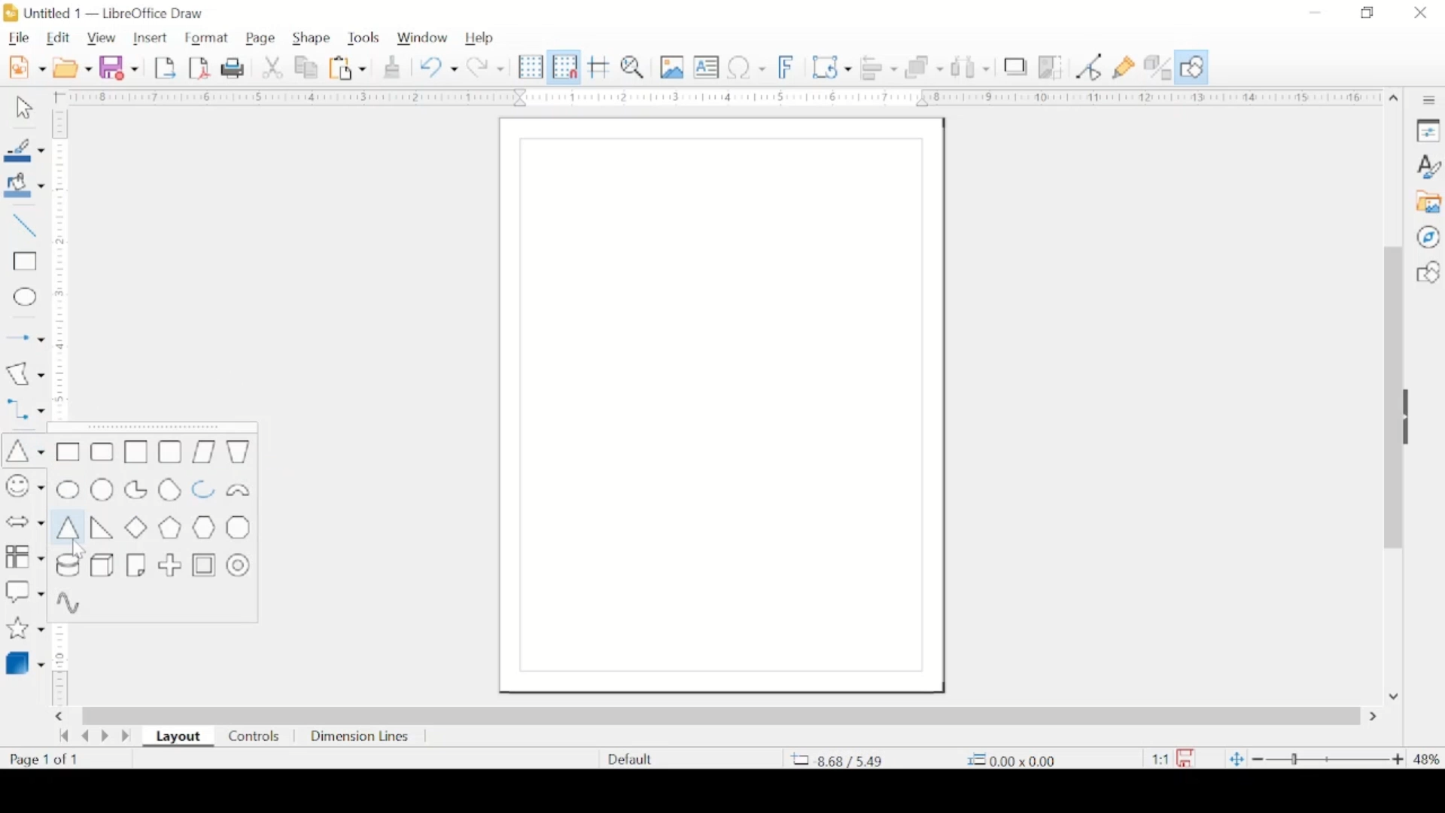 The width and height of the screenshot is (1445, 813). I want to click on next page, so click(104, 738).